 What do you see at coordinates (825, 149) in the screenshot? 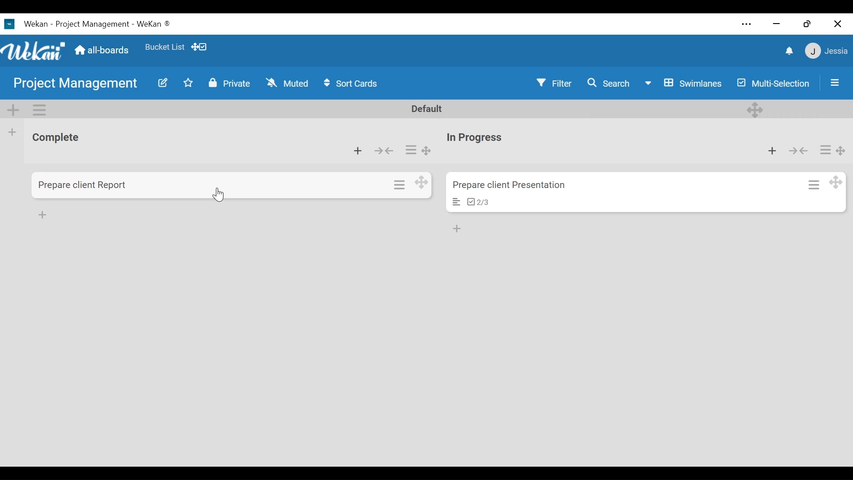
I see `Card actions` at bounding box center [825, 149].